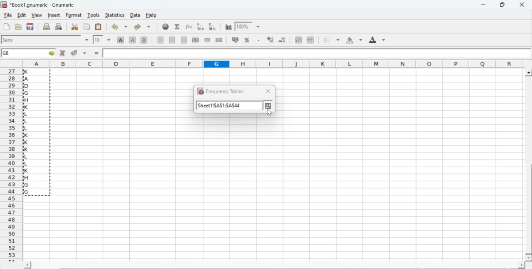 Image resolution: width=532 pixels, height=269 pixels. I want to click on edit function in current cell, so click(190, 26).